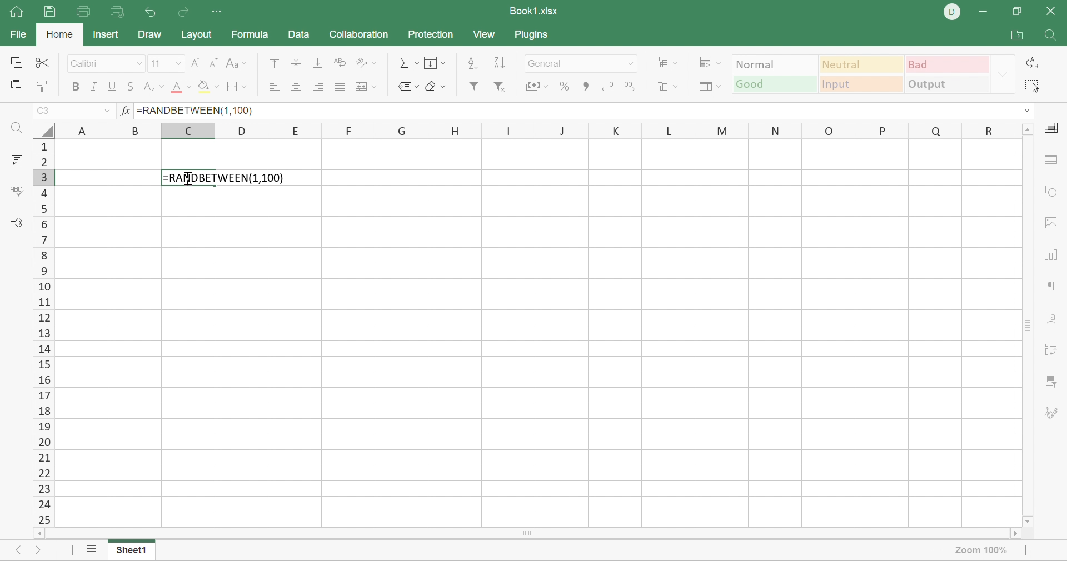 The width and height of the screenshot is (1067, 561). Describe the element at coordinates (297, 64) in the screenshot. I see `Align Middle` at that location.